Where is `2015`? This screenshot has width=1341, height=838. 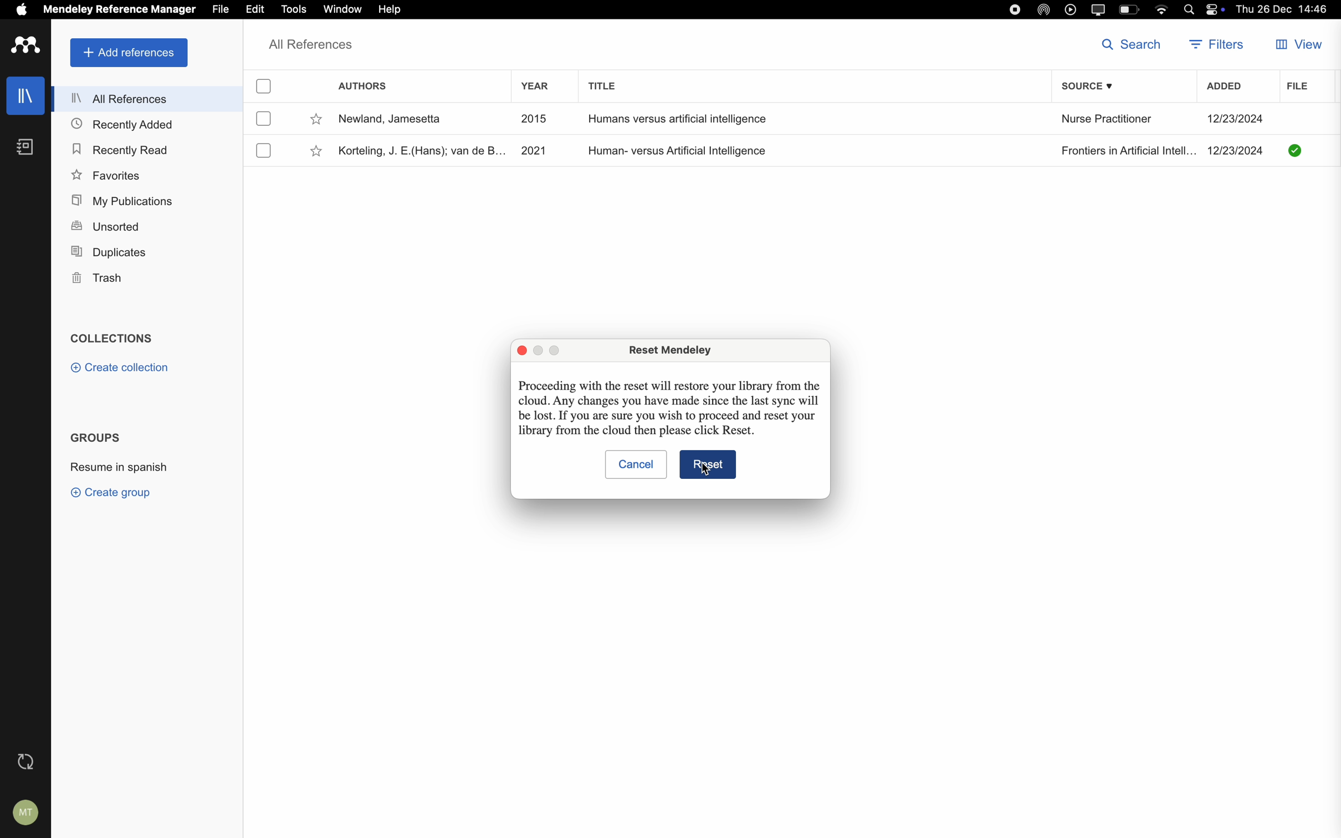 2015 is located at coordinates (538, 119).